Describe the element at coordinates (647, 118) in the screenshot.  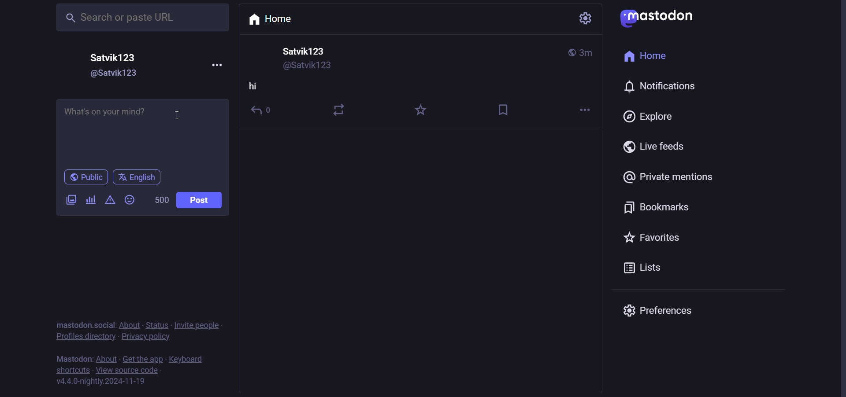
I see `explore` at that location.